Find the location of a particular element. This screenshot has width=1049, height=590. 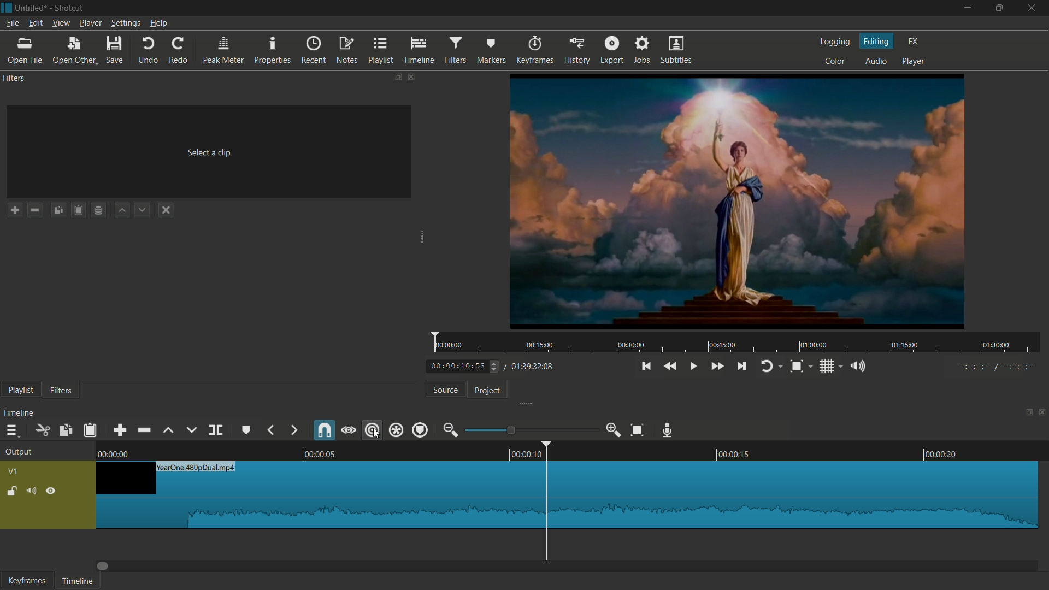

ripple markers is located at coordinates (421, 430).